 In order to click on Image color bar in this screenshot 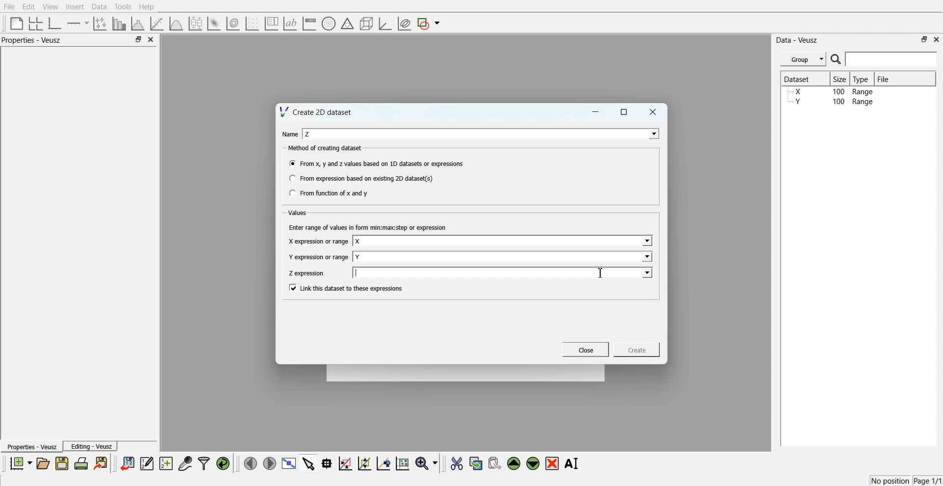, I will do `click(309, 23)`.